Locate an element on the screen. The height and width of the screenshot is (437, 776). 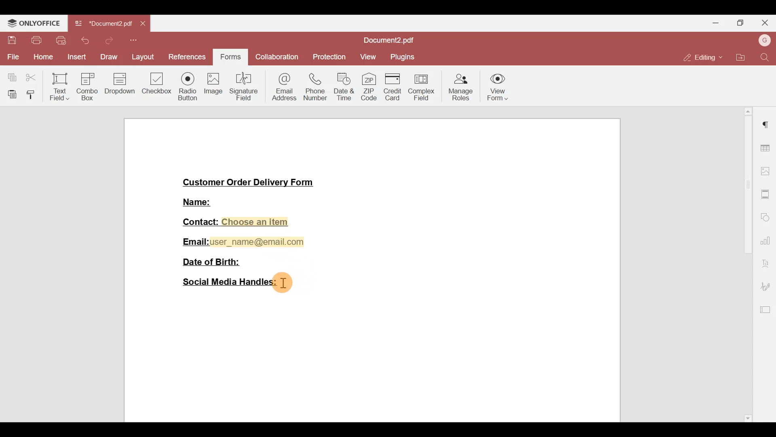
Paragraph settings is located at coordinates (767, 126).